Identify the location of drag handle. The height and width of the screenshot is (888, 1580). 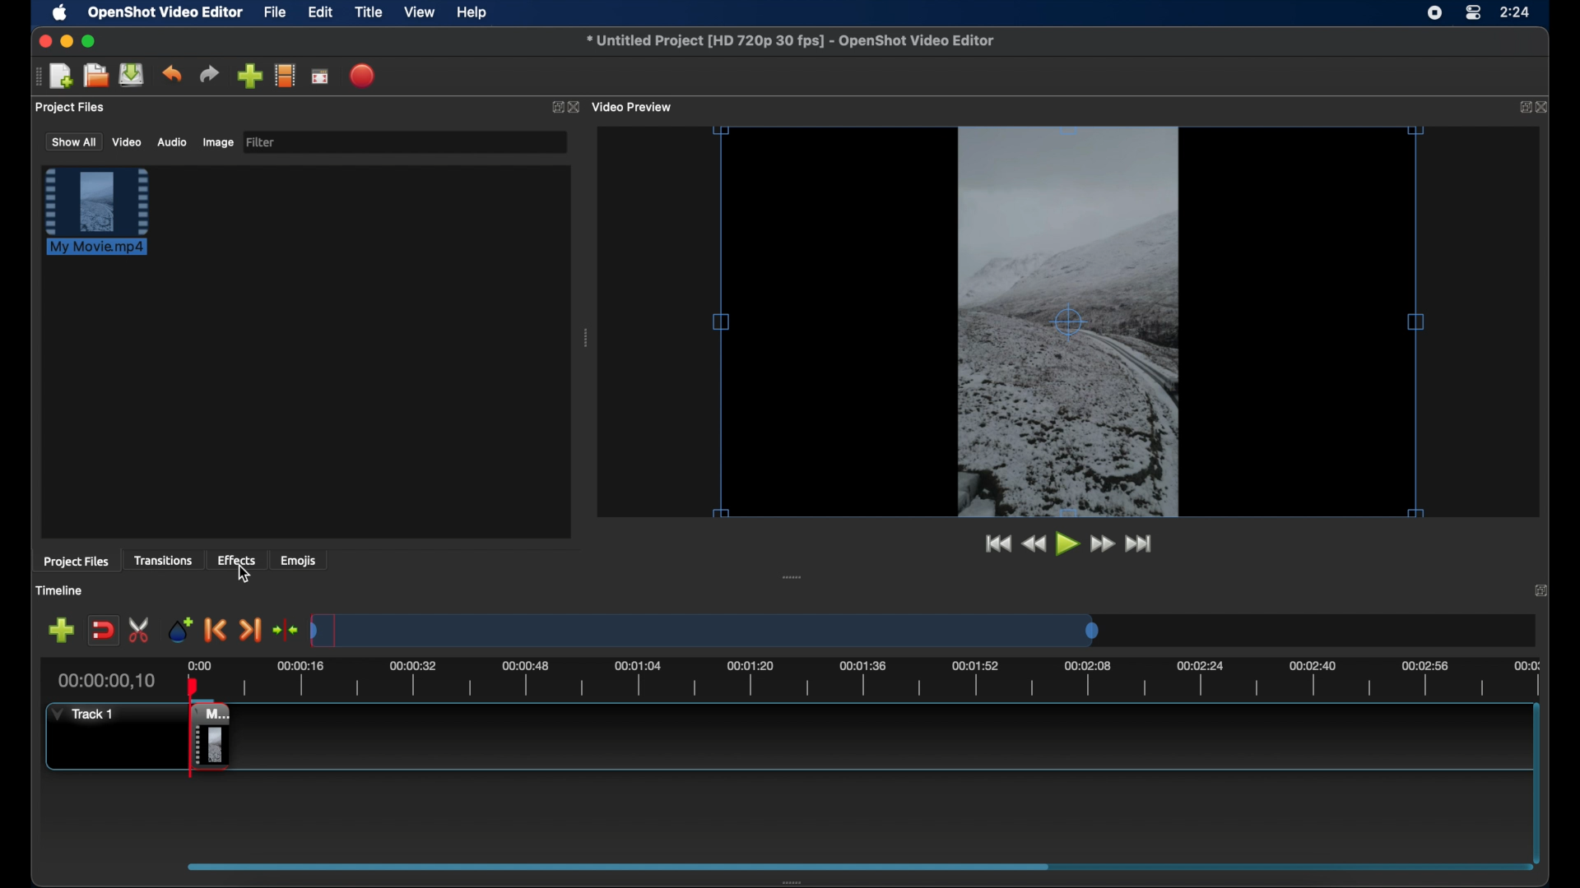
(793, 576).